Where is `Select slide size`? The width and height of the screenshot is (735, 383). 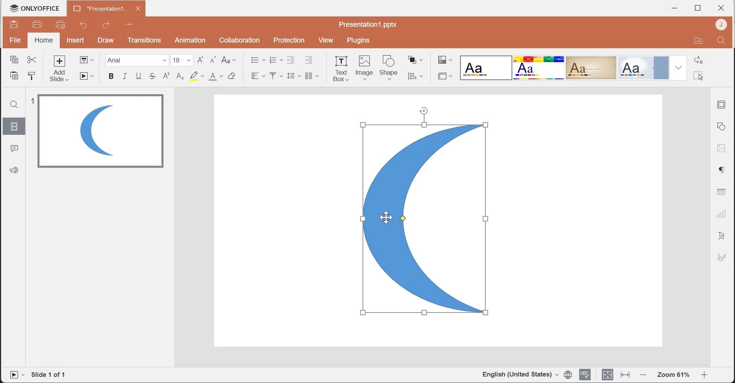 Select slide size is located at coordinates (444, 77).